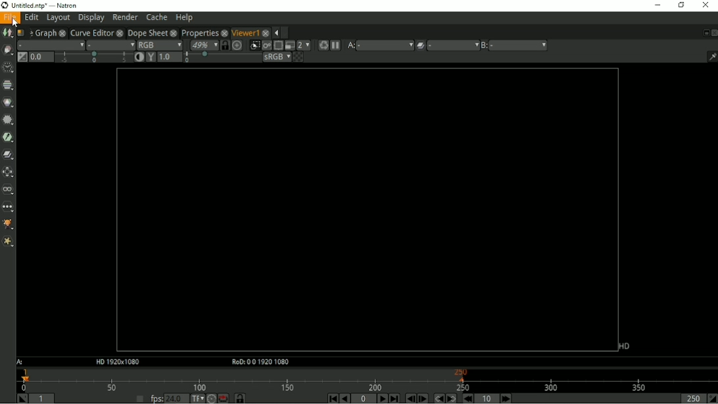 The height and width of the screenshot is (404, 718). Describe the element at coordinates (275, 33) in the screenshot. I see `Collapse` at that location.